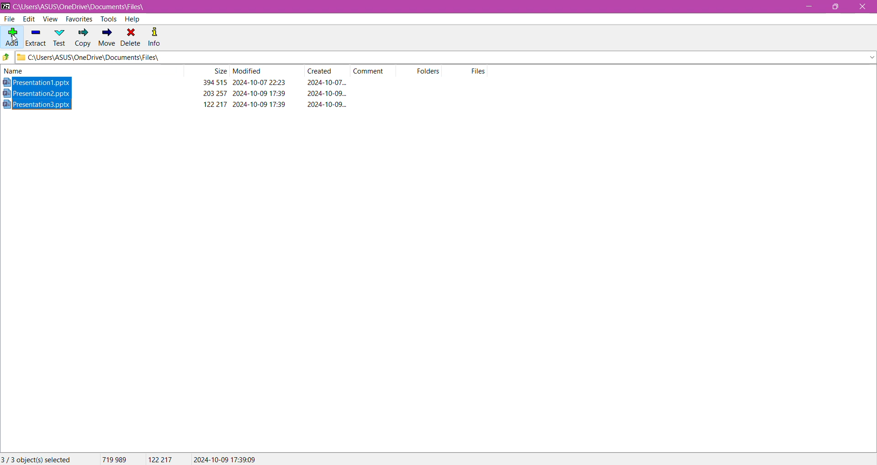 This screenshot has height=465, width=877. What do you see at coordinates (131, 37) in the screenshot?
I see `Delete` at bounding box center [131, 37].